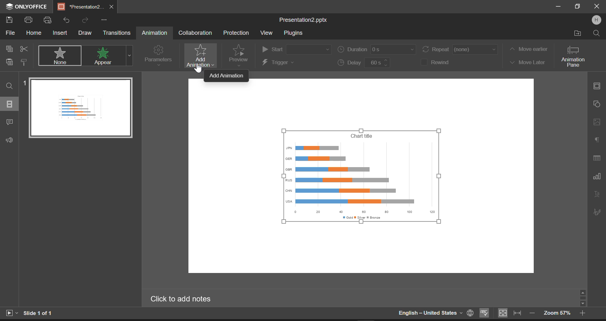 The image size is (606, 321). I want to click on Feedback & Support, so click(9, 140).